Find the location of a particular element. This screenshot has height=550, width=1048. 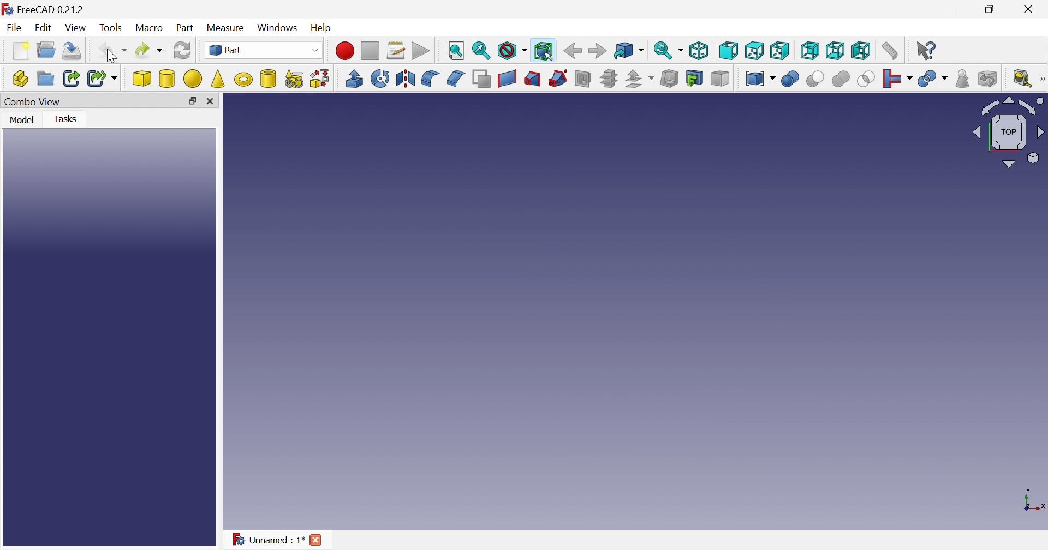

Redo is located at coordinates (149, 50).